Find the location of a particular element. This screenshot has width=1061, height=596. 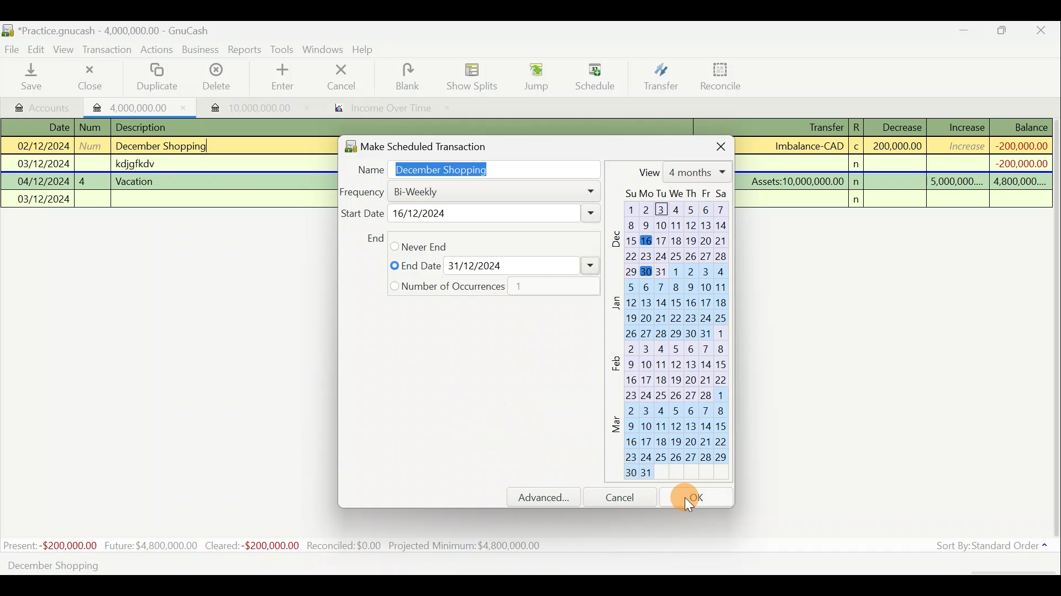

Document name is located at coordinates (119, 31).